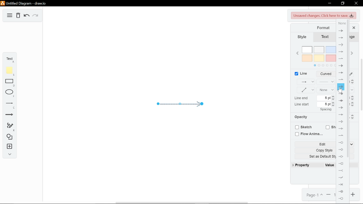 The width and height of the screenshot is (363, 204). What do you see at coordinates (303, 127) in the screenshot?
I see `Sketch` at bounding box center [303, 127].